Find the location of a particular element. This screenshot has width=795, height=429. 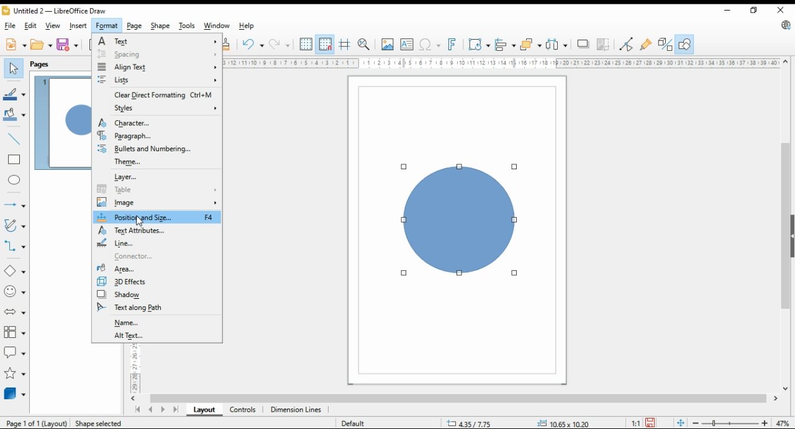

arrange is located at coordinates (530, 44).